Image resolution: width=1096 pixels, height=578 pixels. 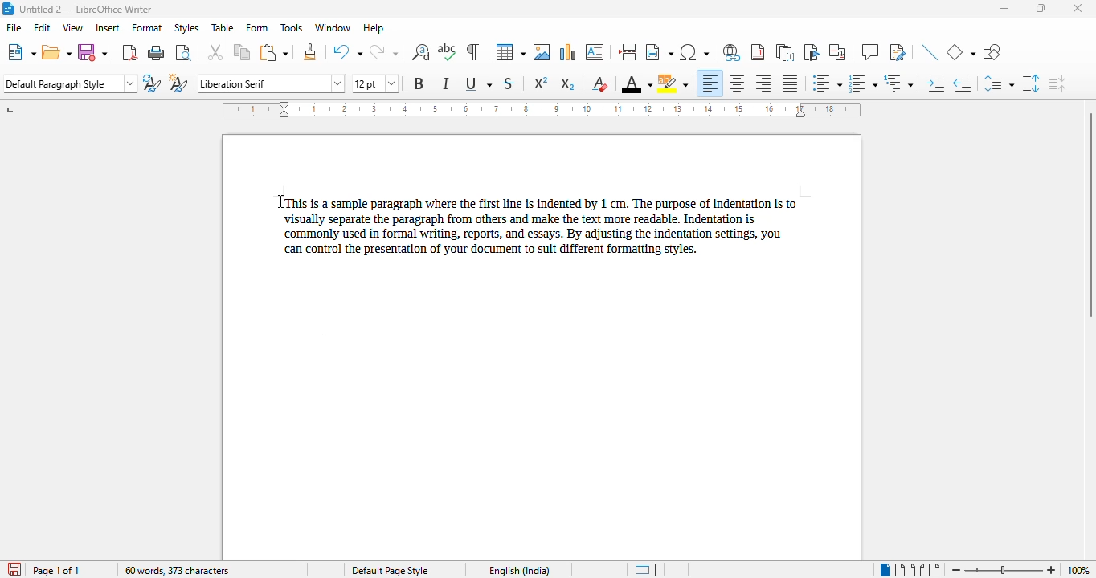 What do you see at coordinates (70, 83) in the screenshot?
I see `set page style` at bounding box center [70, 83].